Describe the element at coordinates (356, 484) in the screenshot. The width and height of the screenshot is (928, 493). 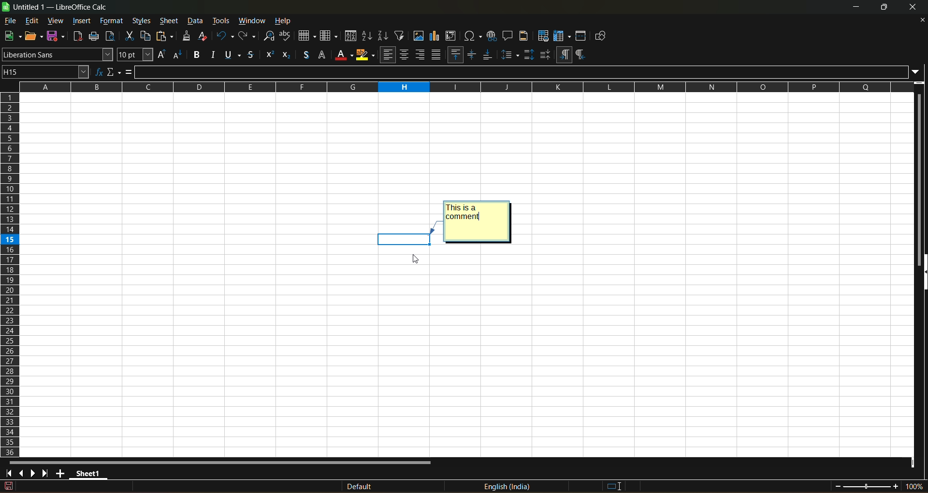
I see `default` at that location.